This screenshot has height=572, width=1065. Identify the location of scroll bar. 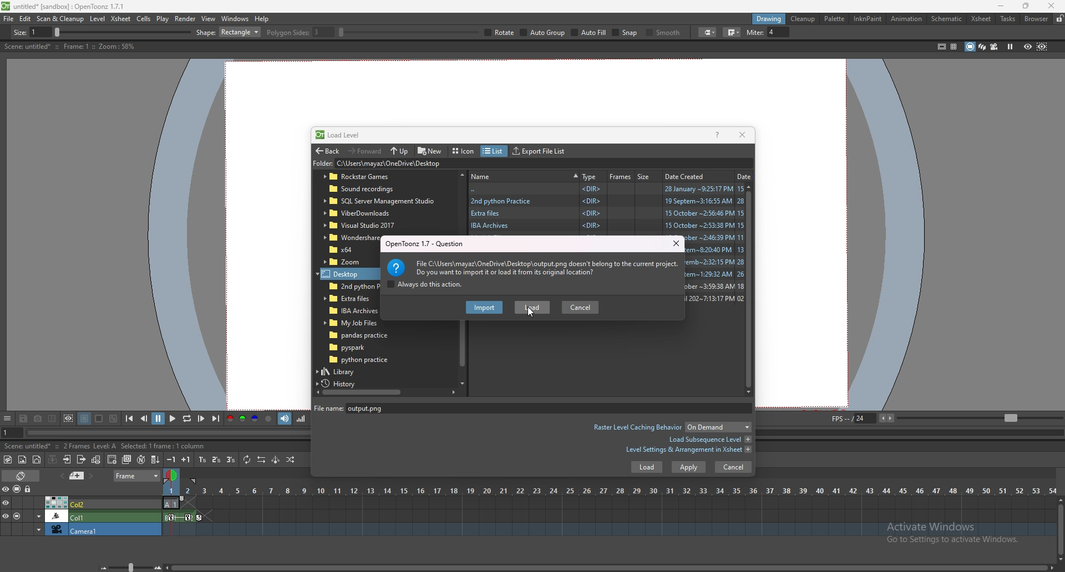
(1061, 529).